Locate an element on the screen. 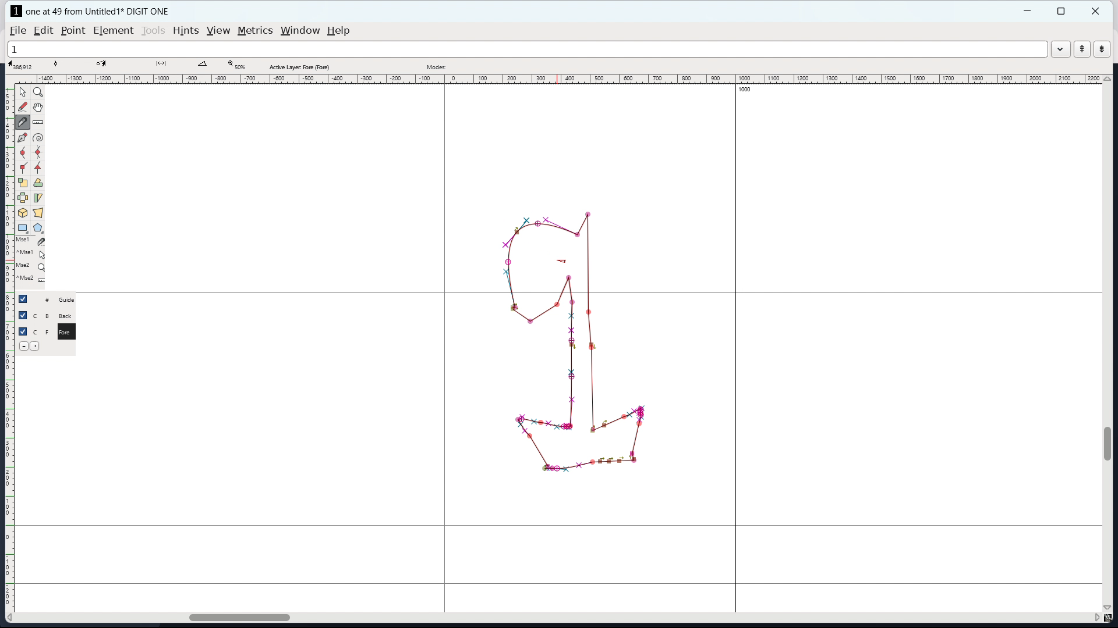 Image resolution: width=1118 pixels, height=628 pixels. rotate selection in 3D and project back to plane is located at coordinates (23, 213).